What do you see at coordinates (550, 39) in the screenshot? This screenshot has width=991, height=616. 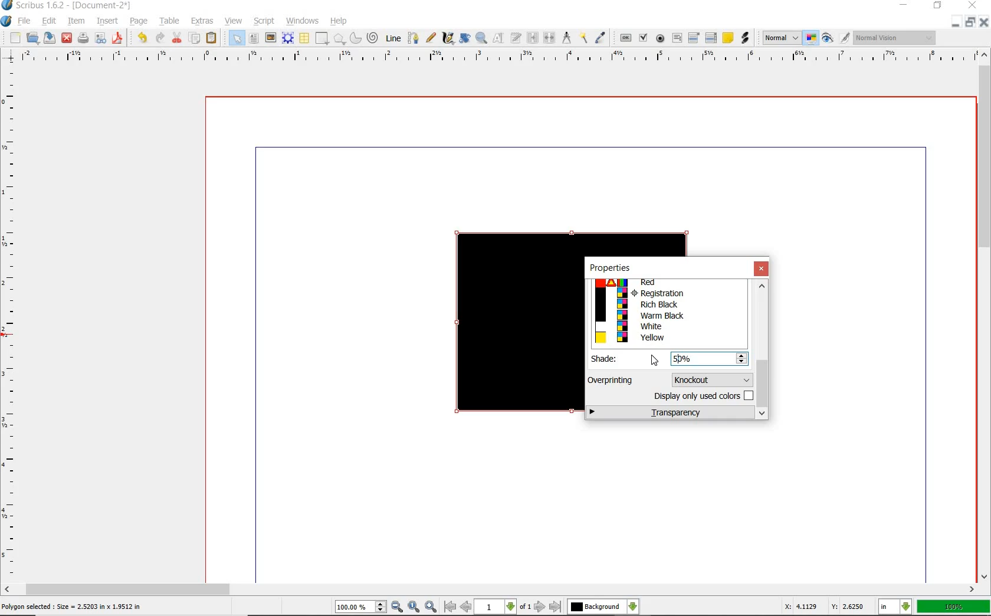 I see `unlink text frames` at bounding box center [550, 39].